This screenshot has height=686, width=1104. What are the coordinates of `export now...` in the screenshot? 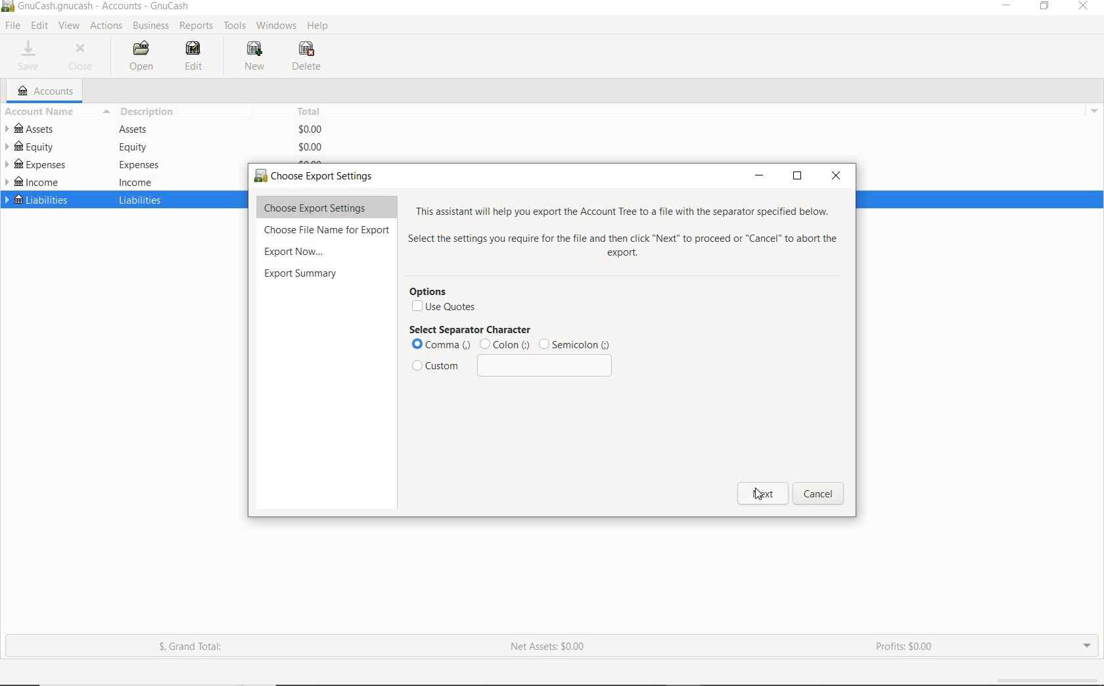 It's located at (298, 251).